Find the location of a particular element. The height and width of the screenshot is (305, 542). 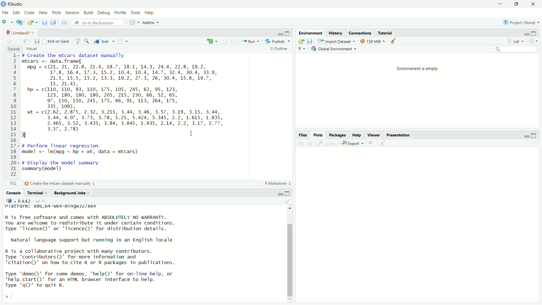

line numbers is located at coordinates (14, 115).